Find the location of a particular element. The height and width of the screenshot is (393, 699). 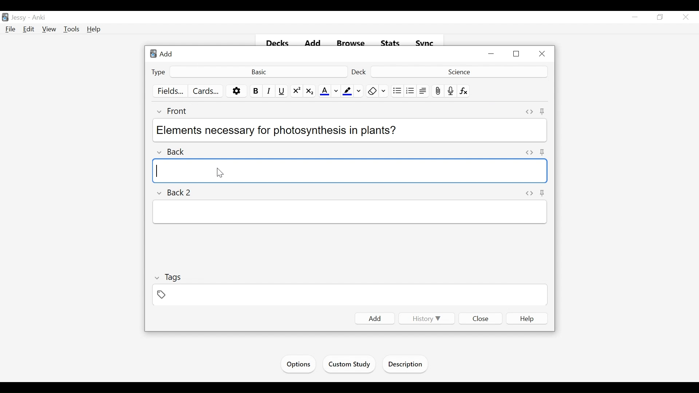

Stats is located at coordinates (391, 43).